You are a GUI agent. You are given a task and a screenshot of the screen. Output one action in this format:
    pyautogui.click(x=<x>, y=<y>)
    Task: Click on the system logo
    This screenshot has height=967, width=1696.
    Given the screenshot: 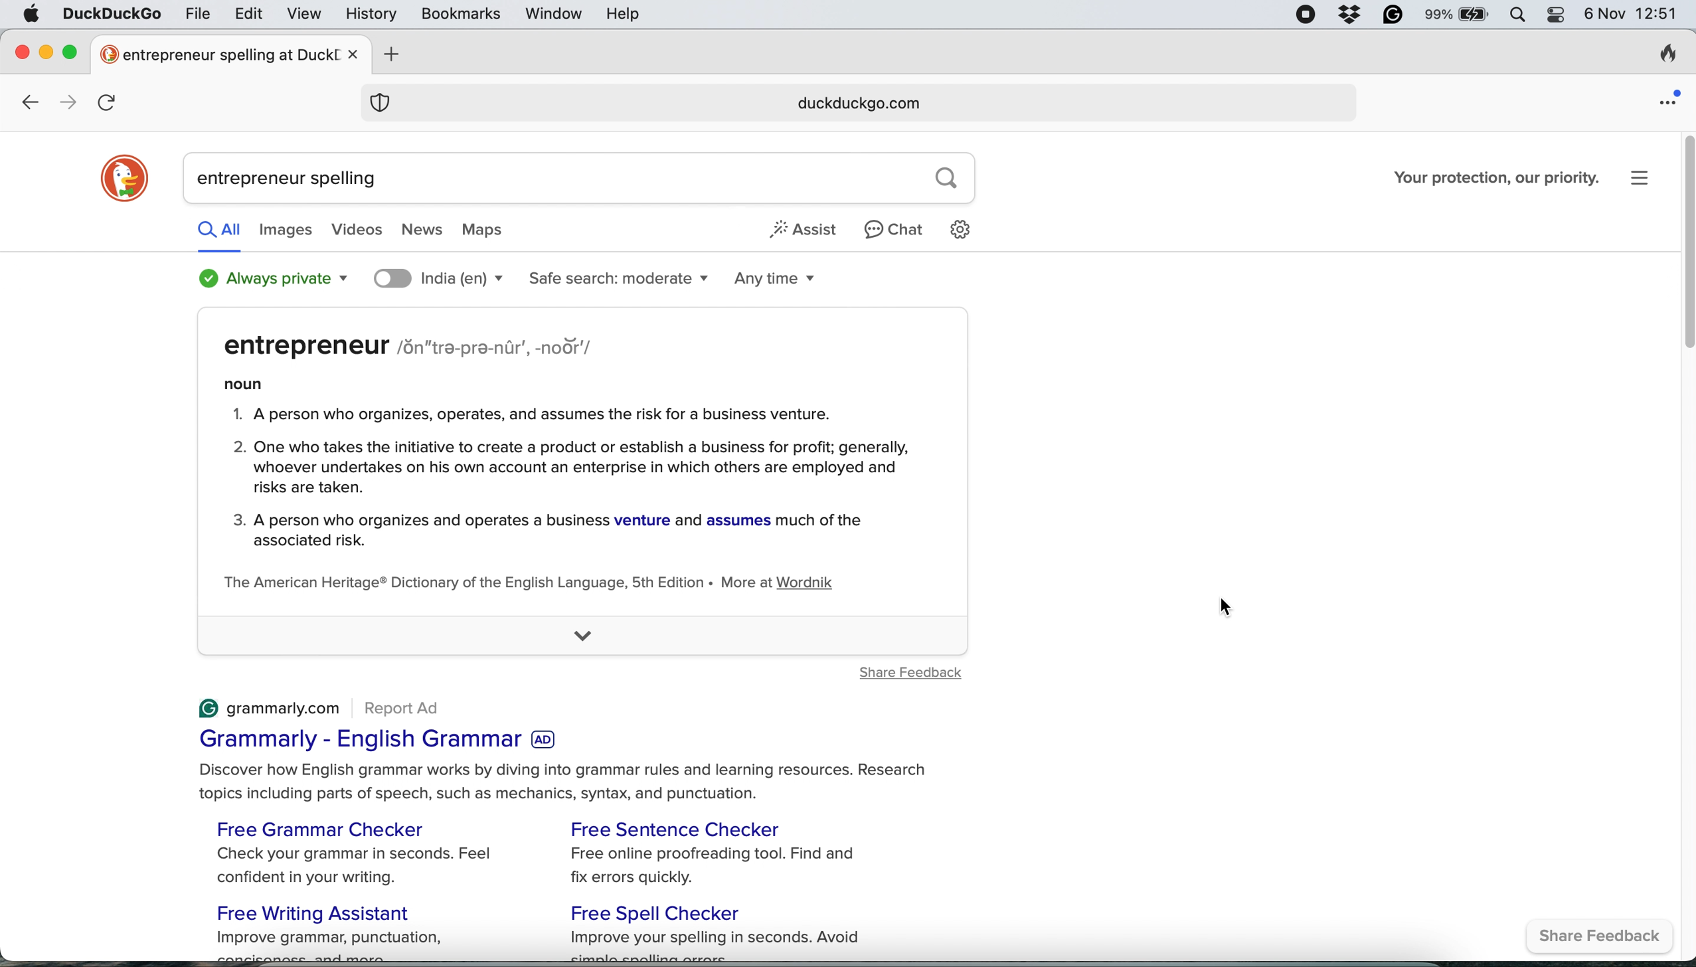 What is the action you would take?
    pyautogui.click(x=35, y=15)
    